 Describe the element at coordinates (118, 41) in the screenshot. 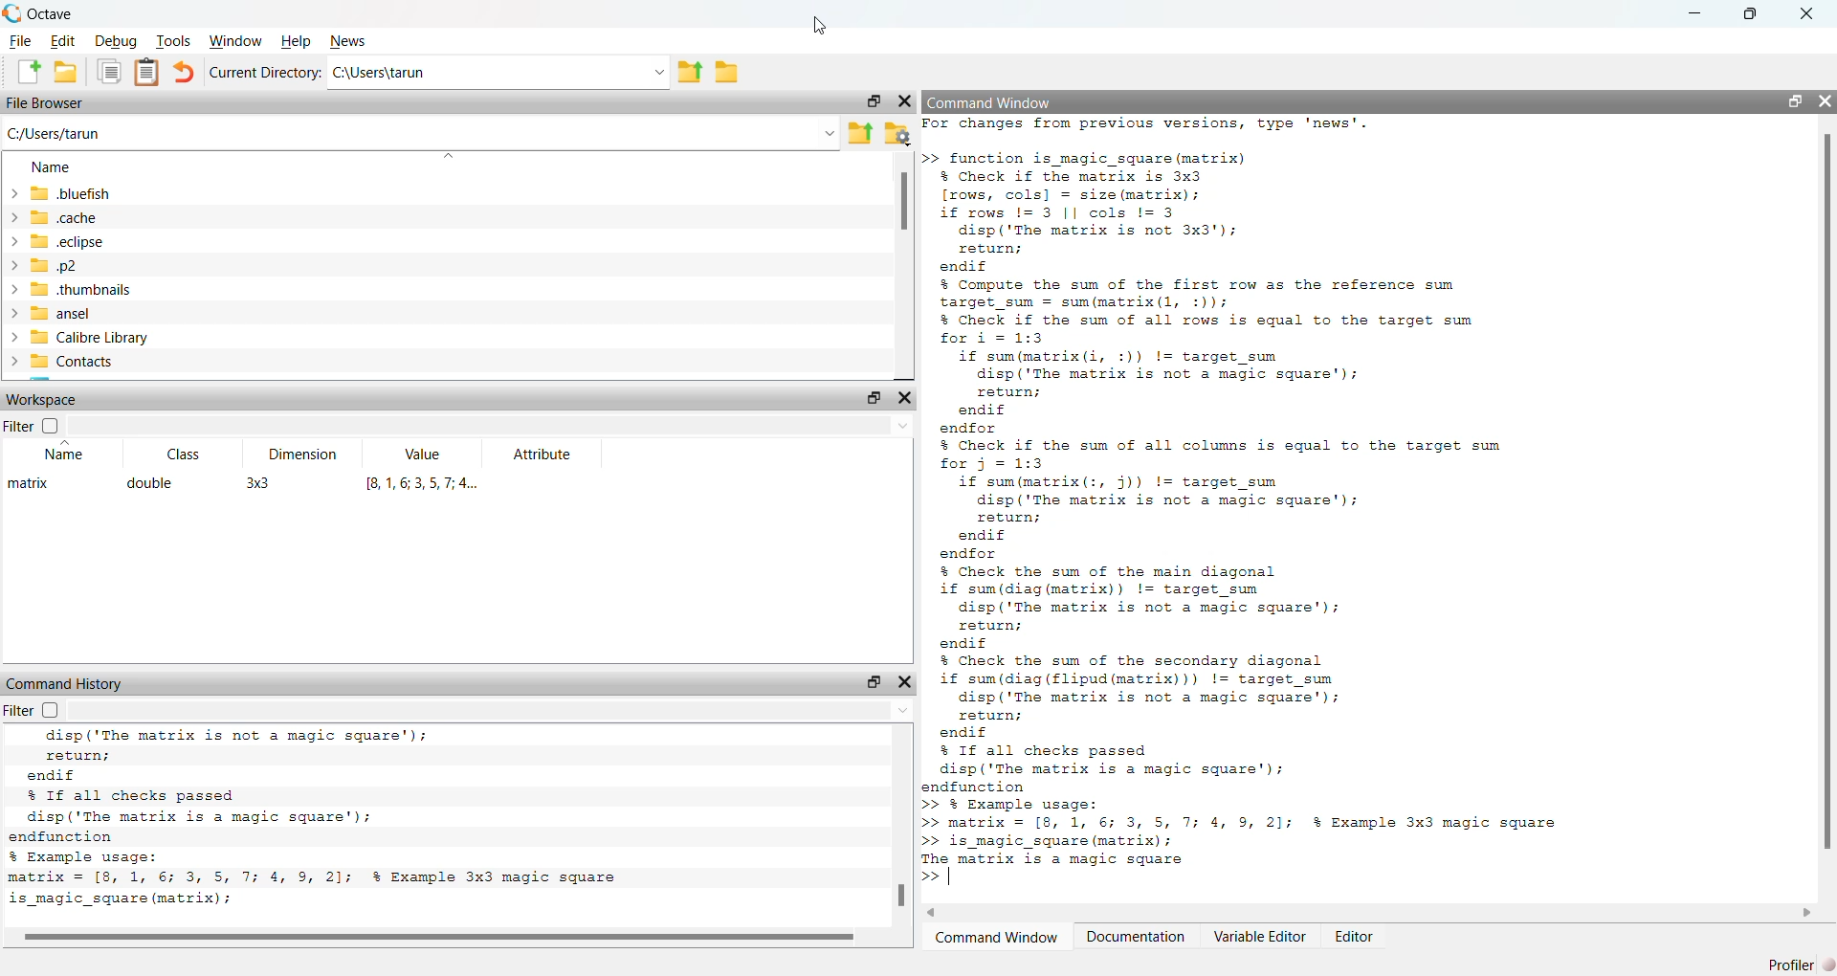

I see `Debug` at that location.